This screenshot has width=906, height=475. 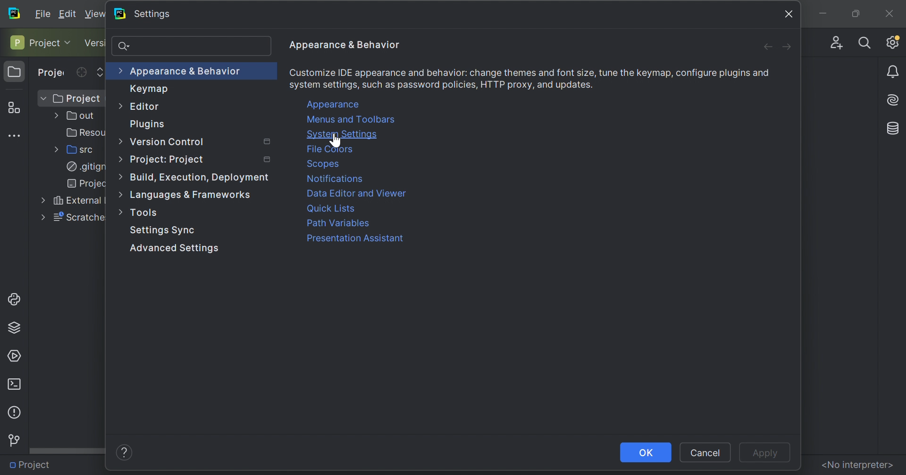 I want to click on <No interpreter>, so click(x=857, y=464).